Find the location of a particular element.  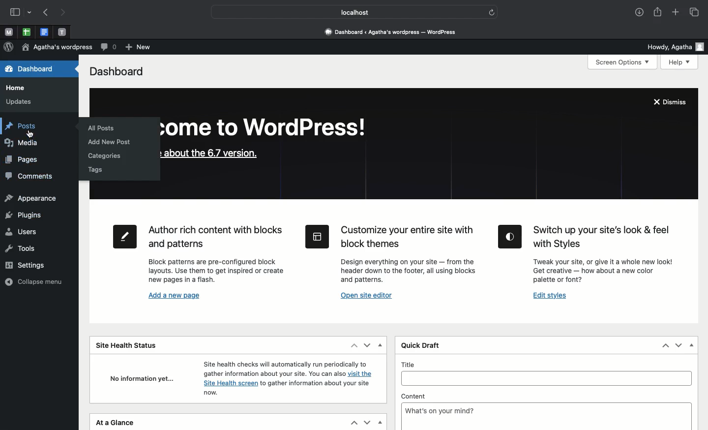

No information yet is located at coordinates (139, 378).